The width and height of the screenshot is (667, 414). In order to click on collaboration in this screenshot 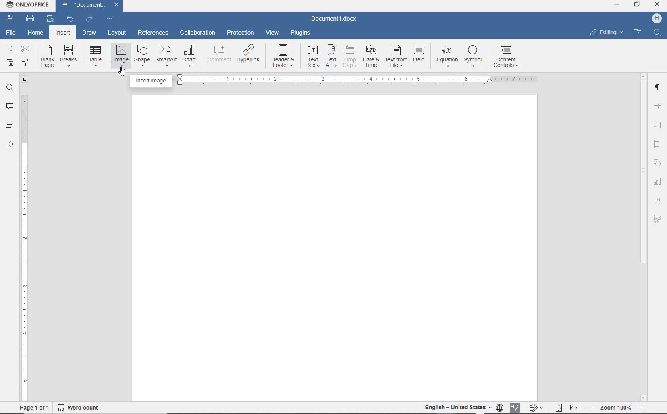, I will do `click(198, 32)`.